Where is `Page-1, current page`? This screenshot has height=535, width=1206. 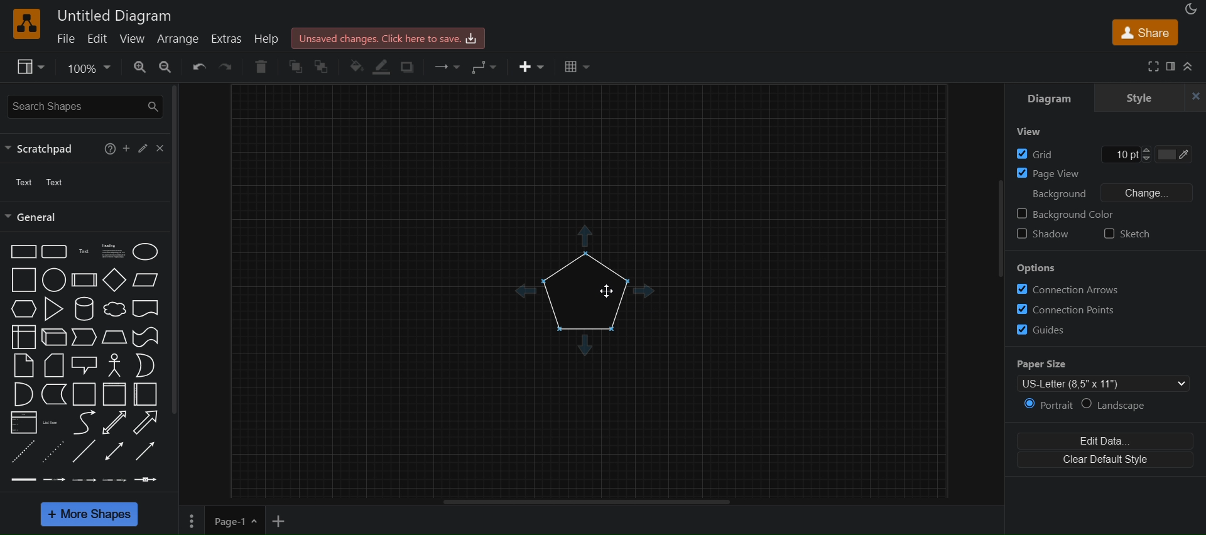 Page-1, current page is located at coordinates (225, 521).